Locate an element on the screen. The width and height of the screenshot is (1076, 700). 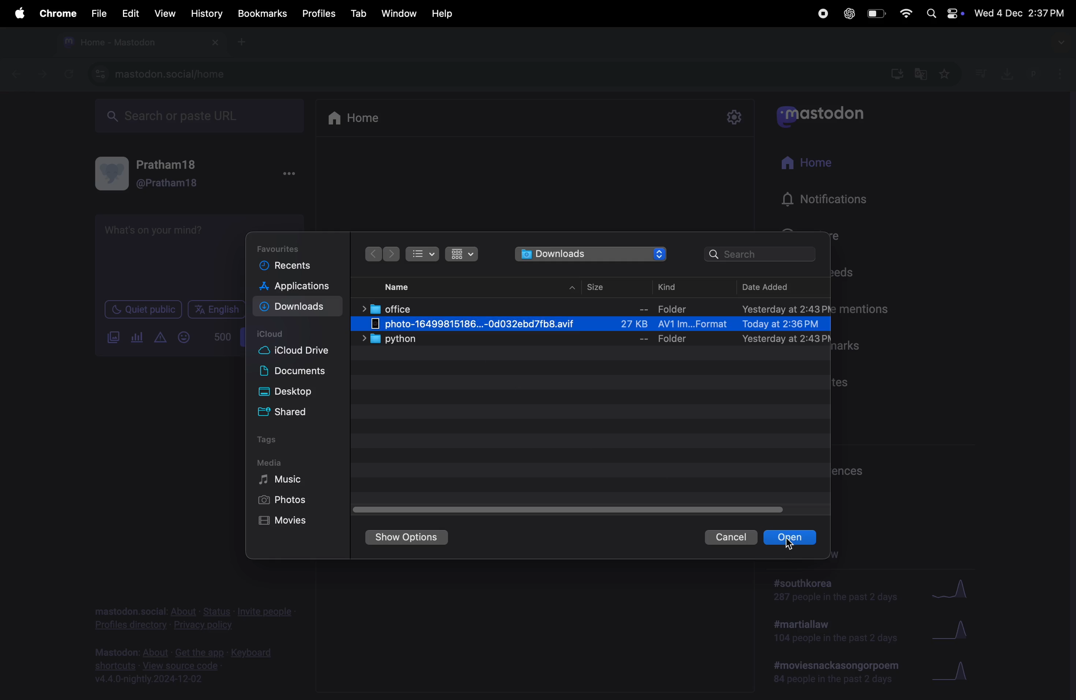
bulletlist is located at coordinates (421, 252).